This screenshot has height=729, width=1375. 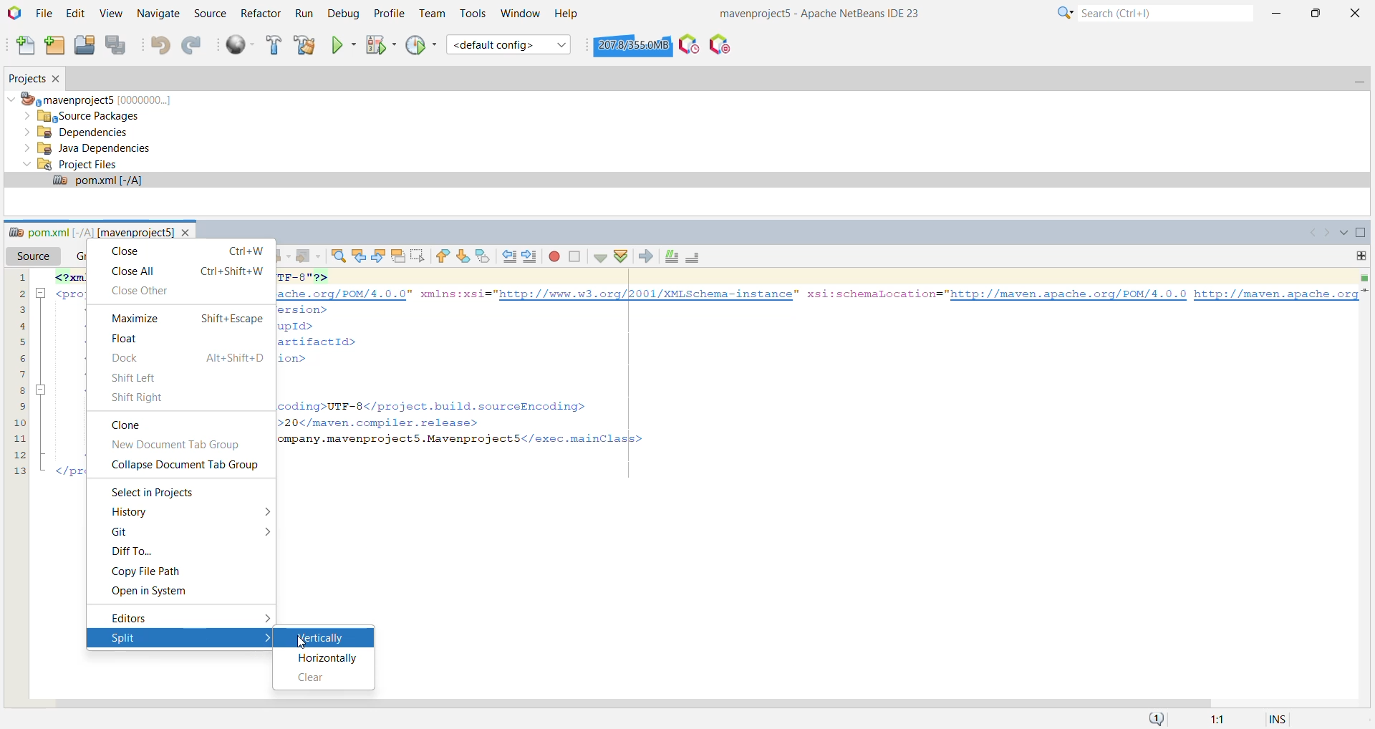 I want to click on Click to force garbage collection, so click(x=633, y=44).